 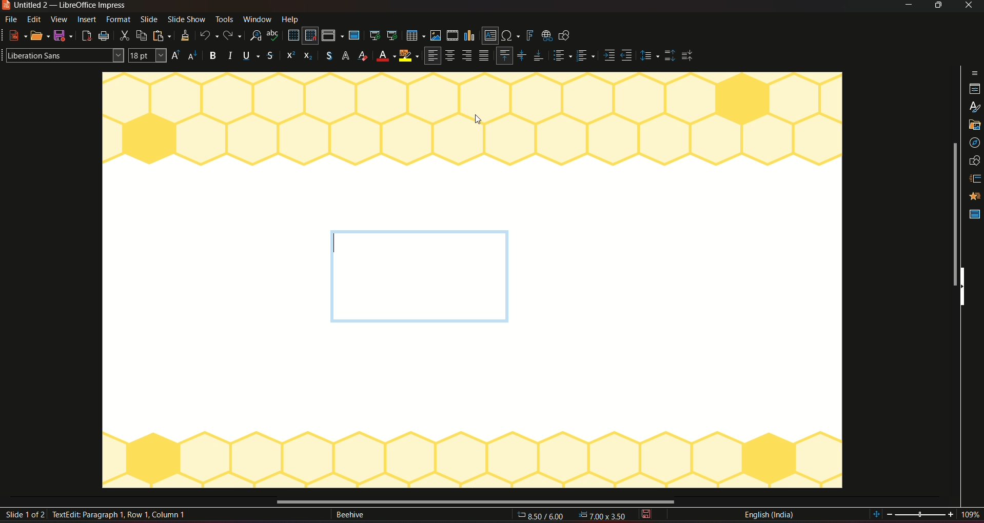 I want to click on minimize, so click(x=907, y=6).